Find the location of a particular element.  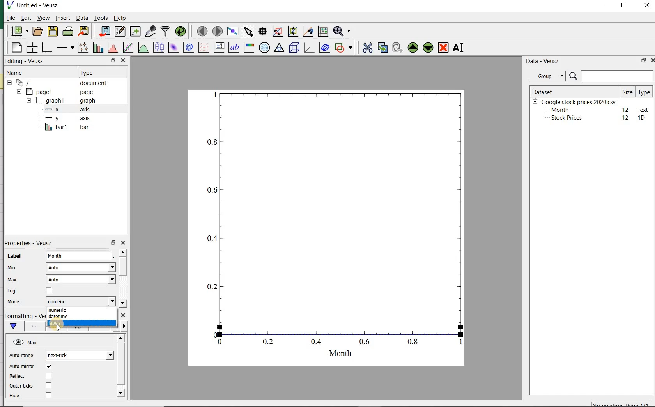

Tools is located at coordinates (101, 18).